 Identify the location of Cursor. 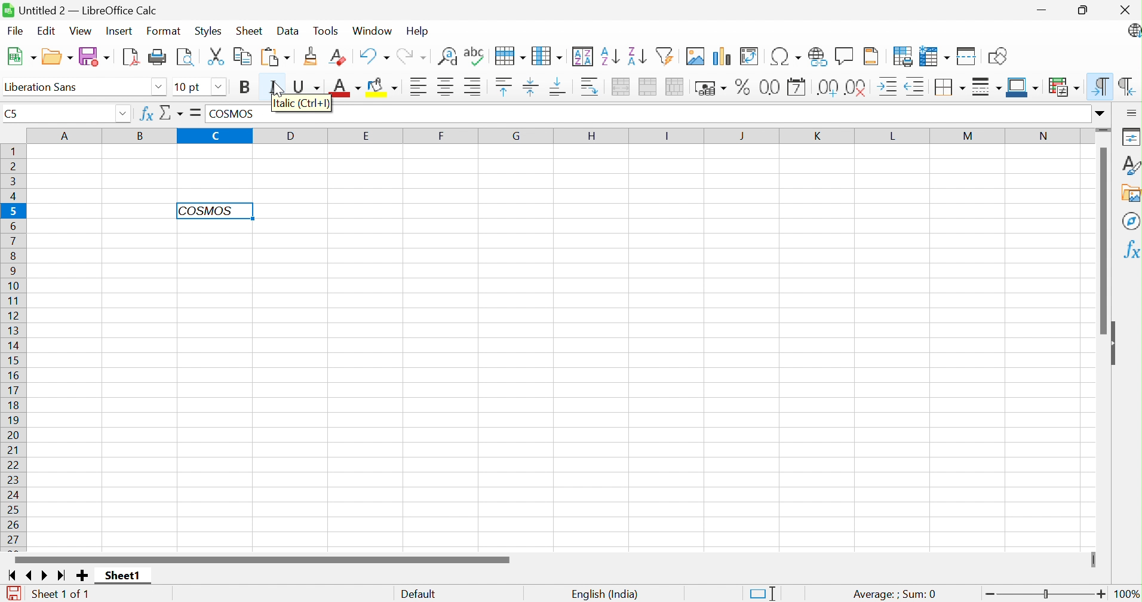
(280, 90).